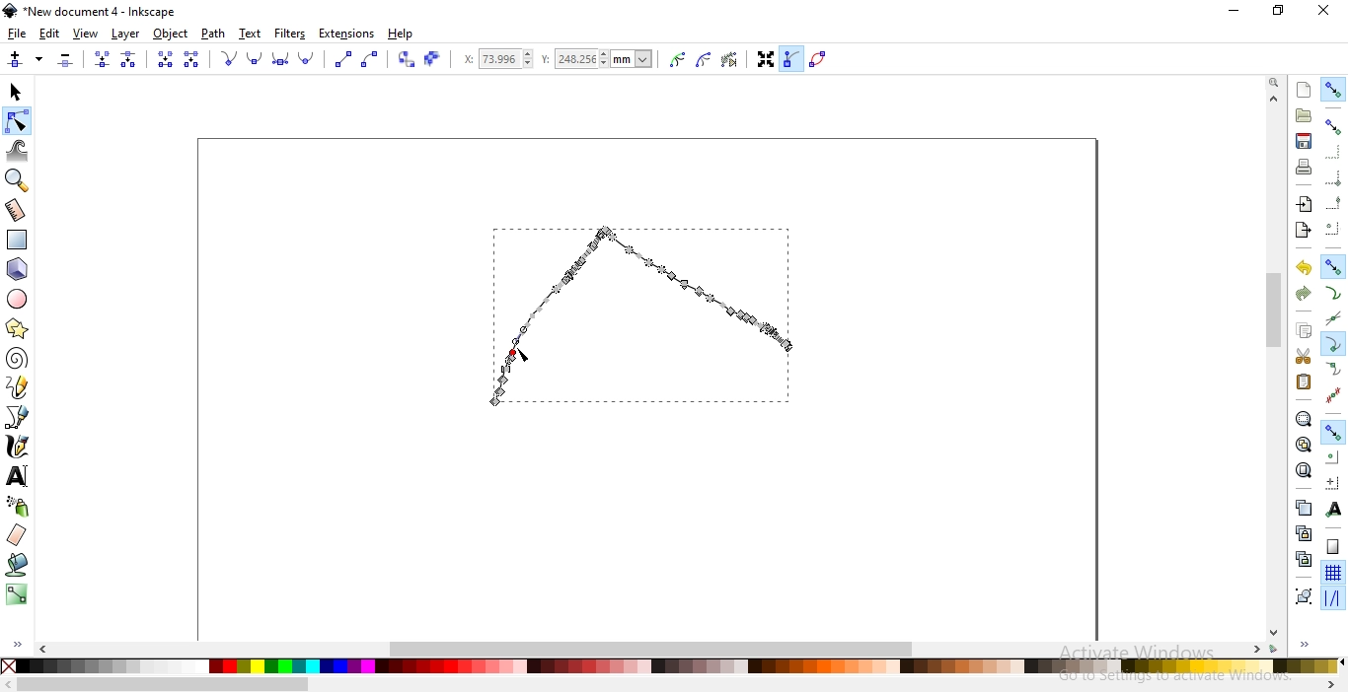 Image resolution: width=1348 pixels, height=692 pixels. I want to click on select and transform objects, so click(18, 93).